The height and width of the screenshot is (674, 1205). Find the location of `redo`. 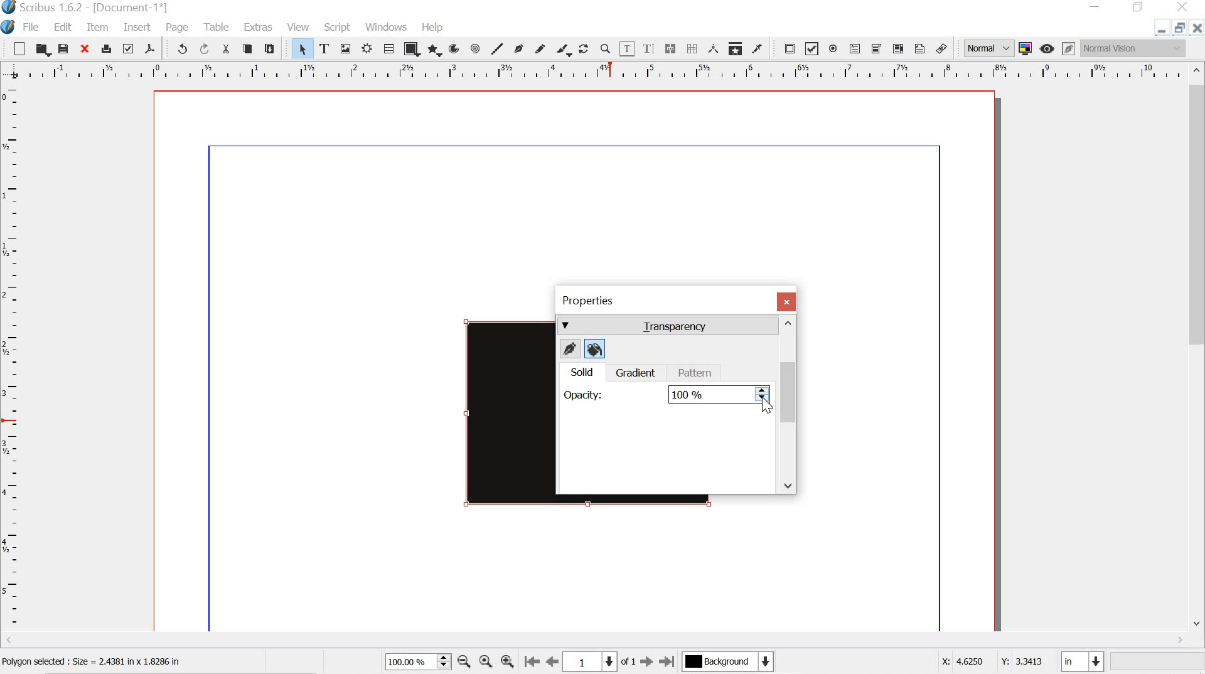

redo is located at coordinates (207, 50).